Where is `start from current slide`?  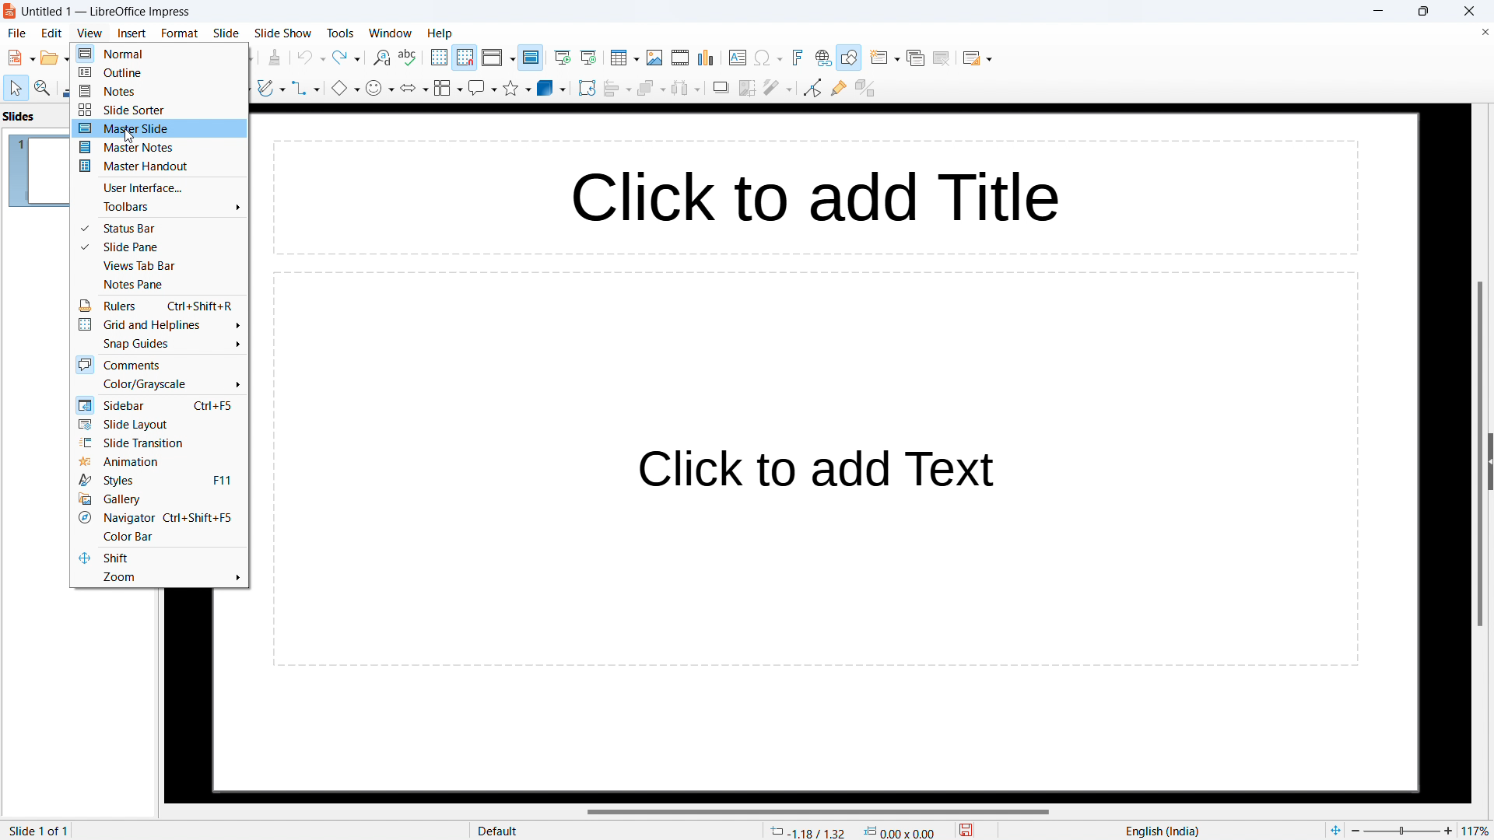 start from current slide is located at coordinates (589, 58).